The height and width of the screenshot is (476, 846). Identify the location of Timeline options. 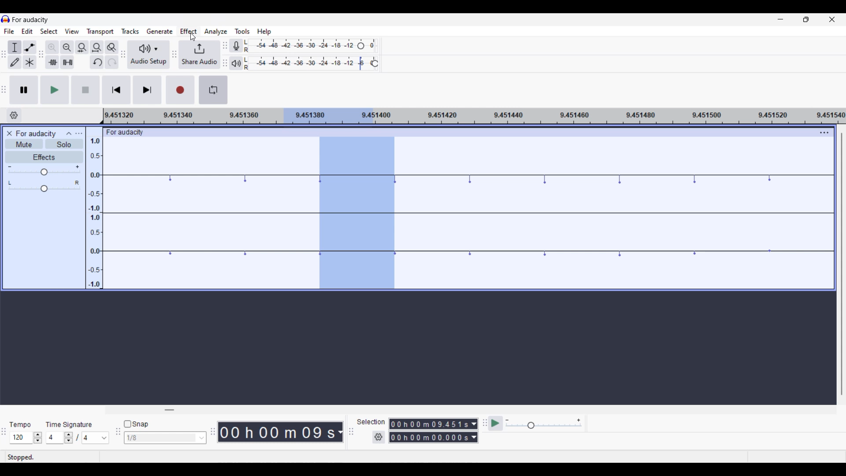
(14, 115).